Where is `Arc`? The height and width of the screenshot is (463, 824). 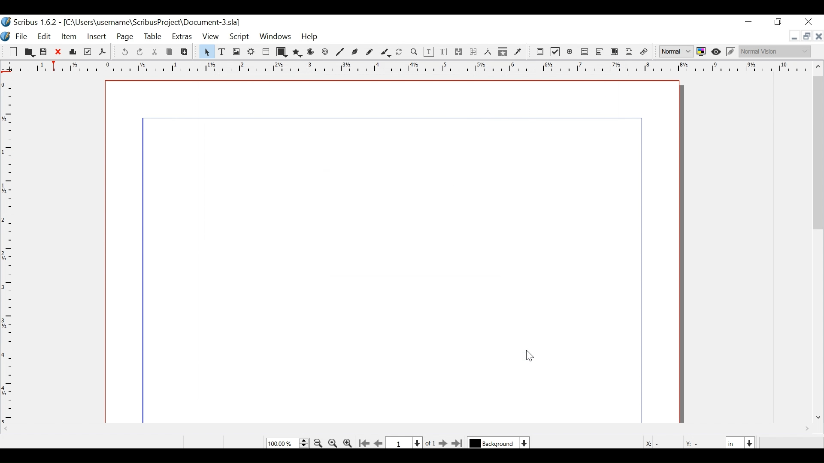
Arc is located at coordinates (311, 53).